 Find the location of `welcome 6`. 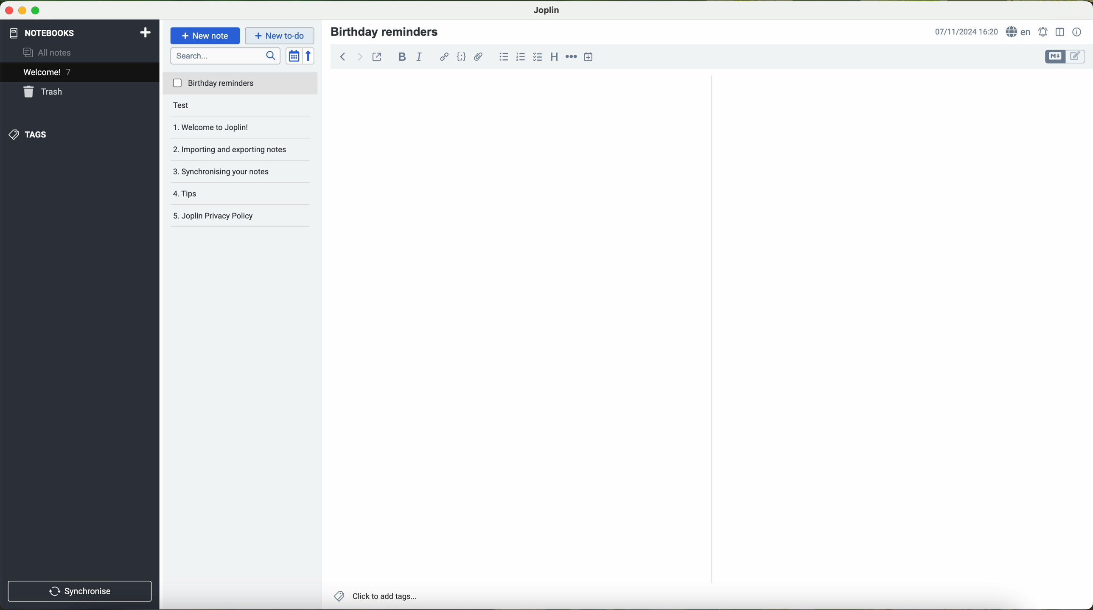

welcome 6 is located at coordinates (48, 73).